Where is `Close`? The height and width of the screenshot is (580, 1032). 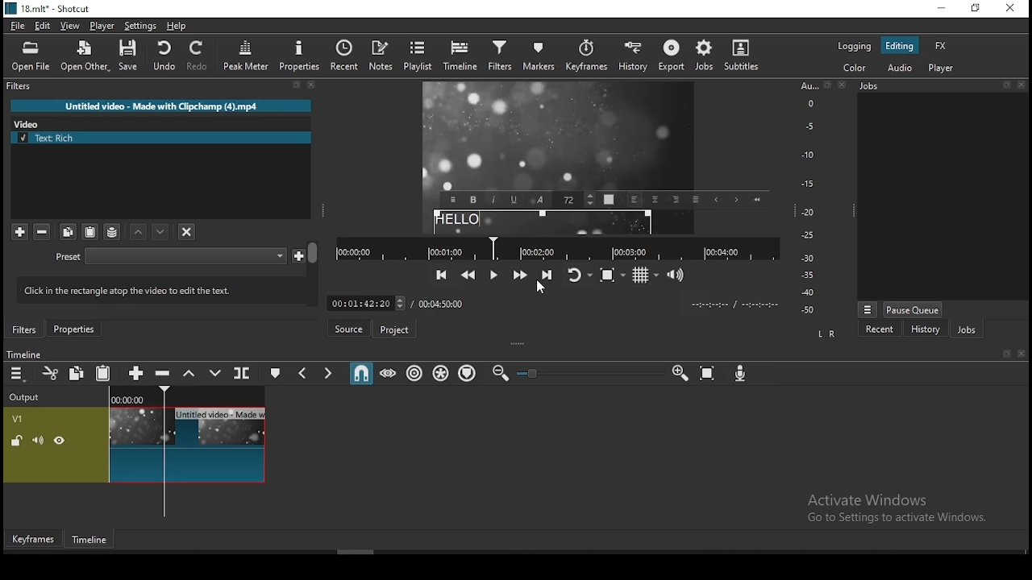
Close is located at coordinates (312, 85).